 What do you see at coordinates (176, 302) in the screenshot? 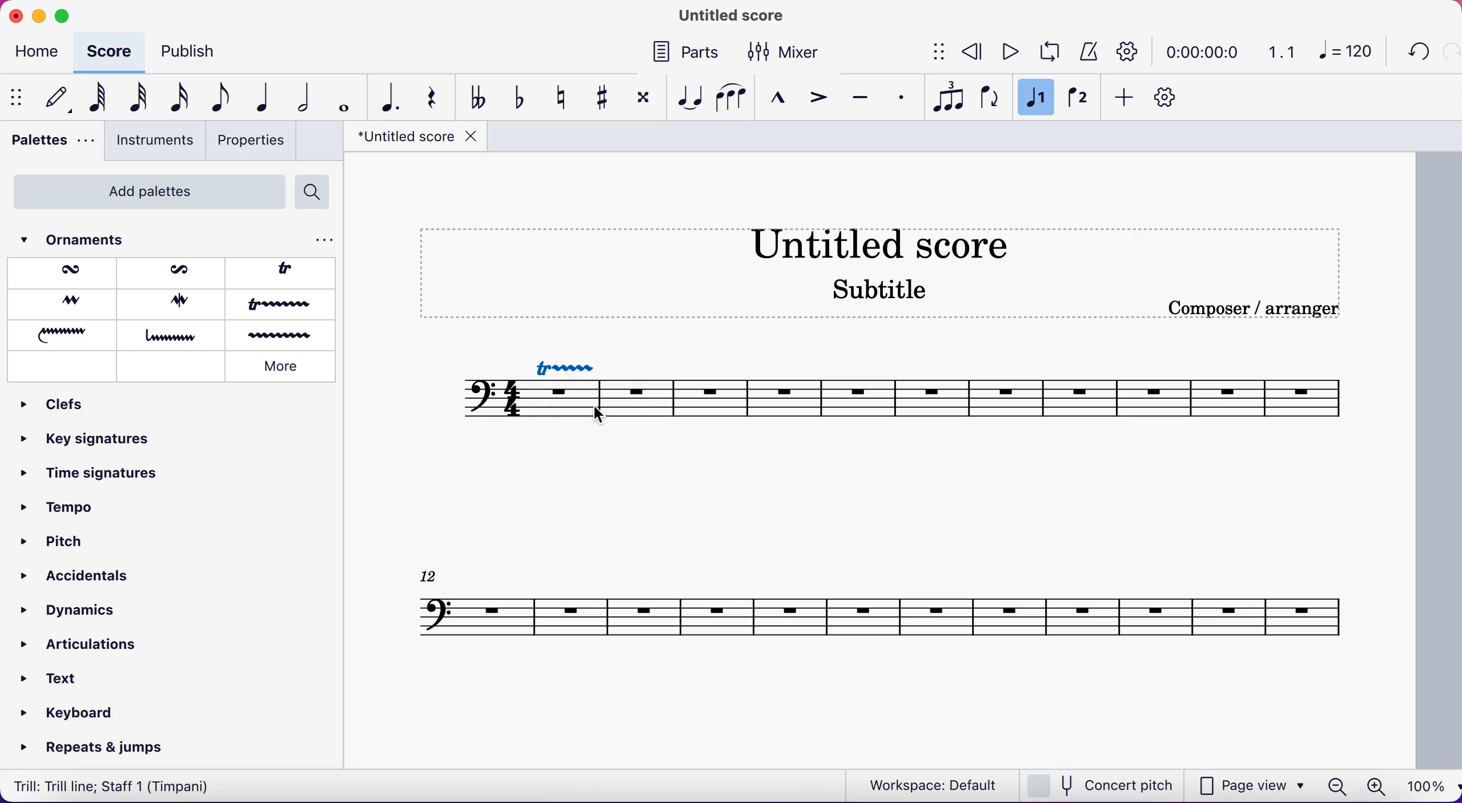
I see `inverted turn` at bounding box center [176, 302].